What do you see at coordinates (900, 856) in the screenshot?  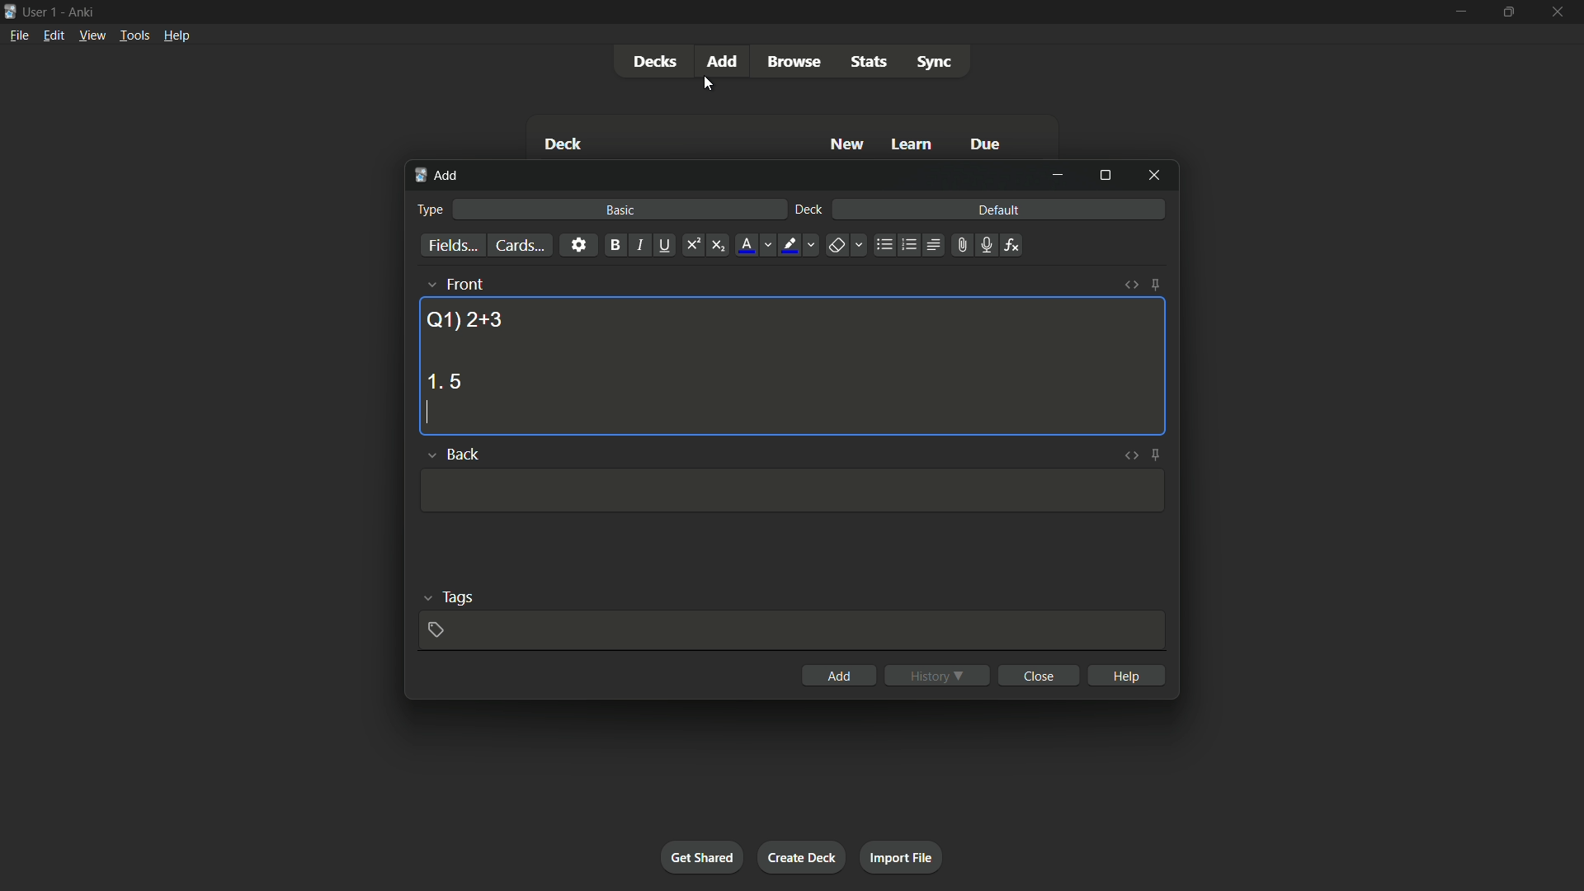 I see `import file` at bounding box center [900, 856].